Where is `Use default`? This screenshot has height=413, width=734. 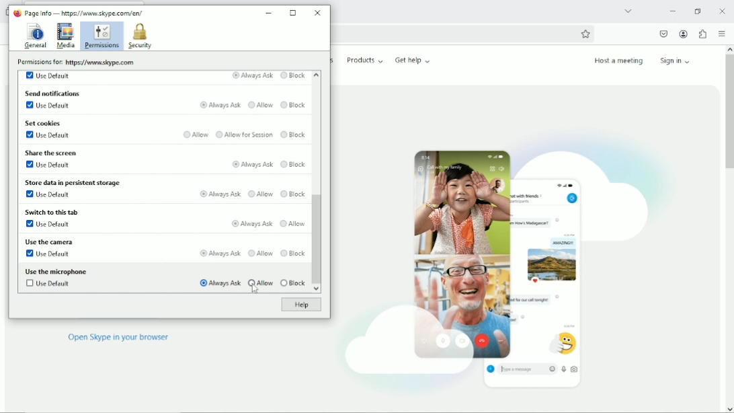
Use default is located at coordinates (50, 75).